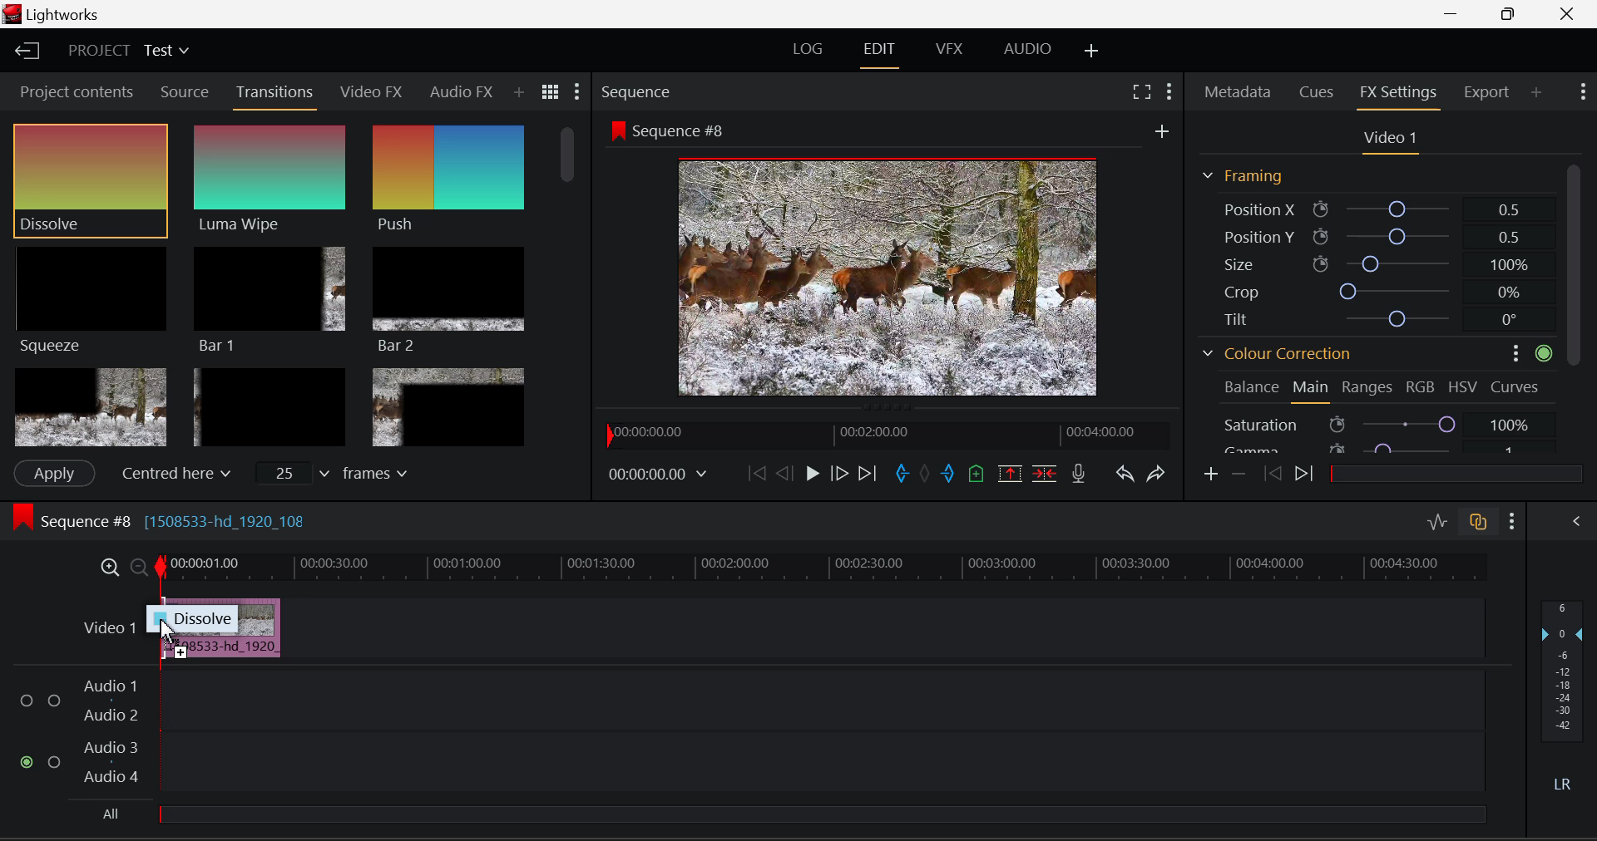 The width and height of the screenshot is (1597, 841). I want to click on Source, so click(185, 91).